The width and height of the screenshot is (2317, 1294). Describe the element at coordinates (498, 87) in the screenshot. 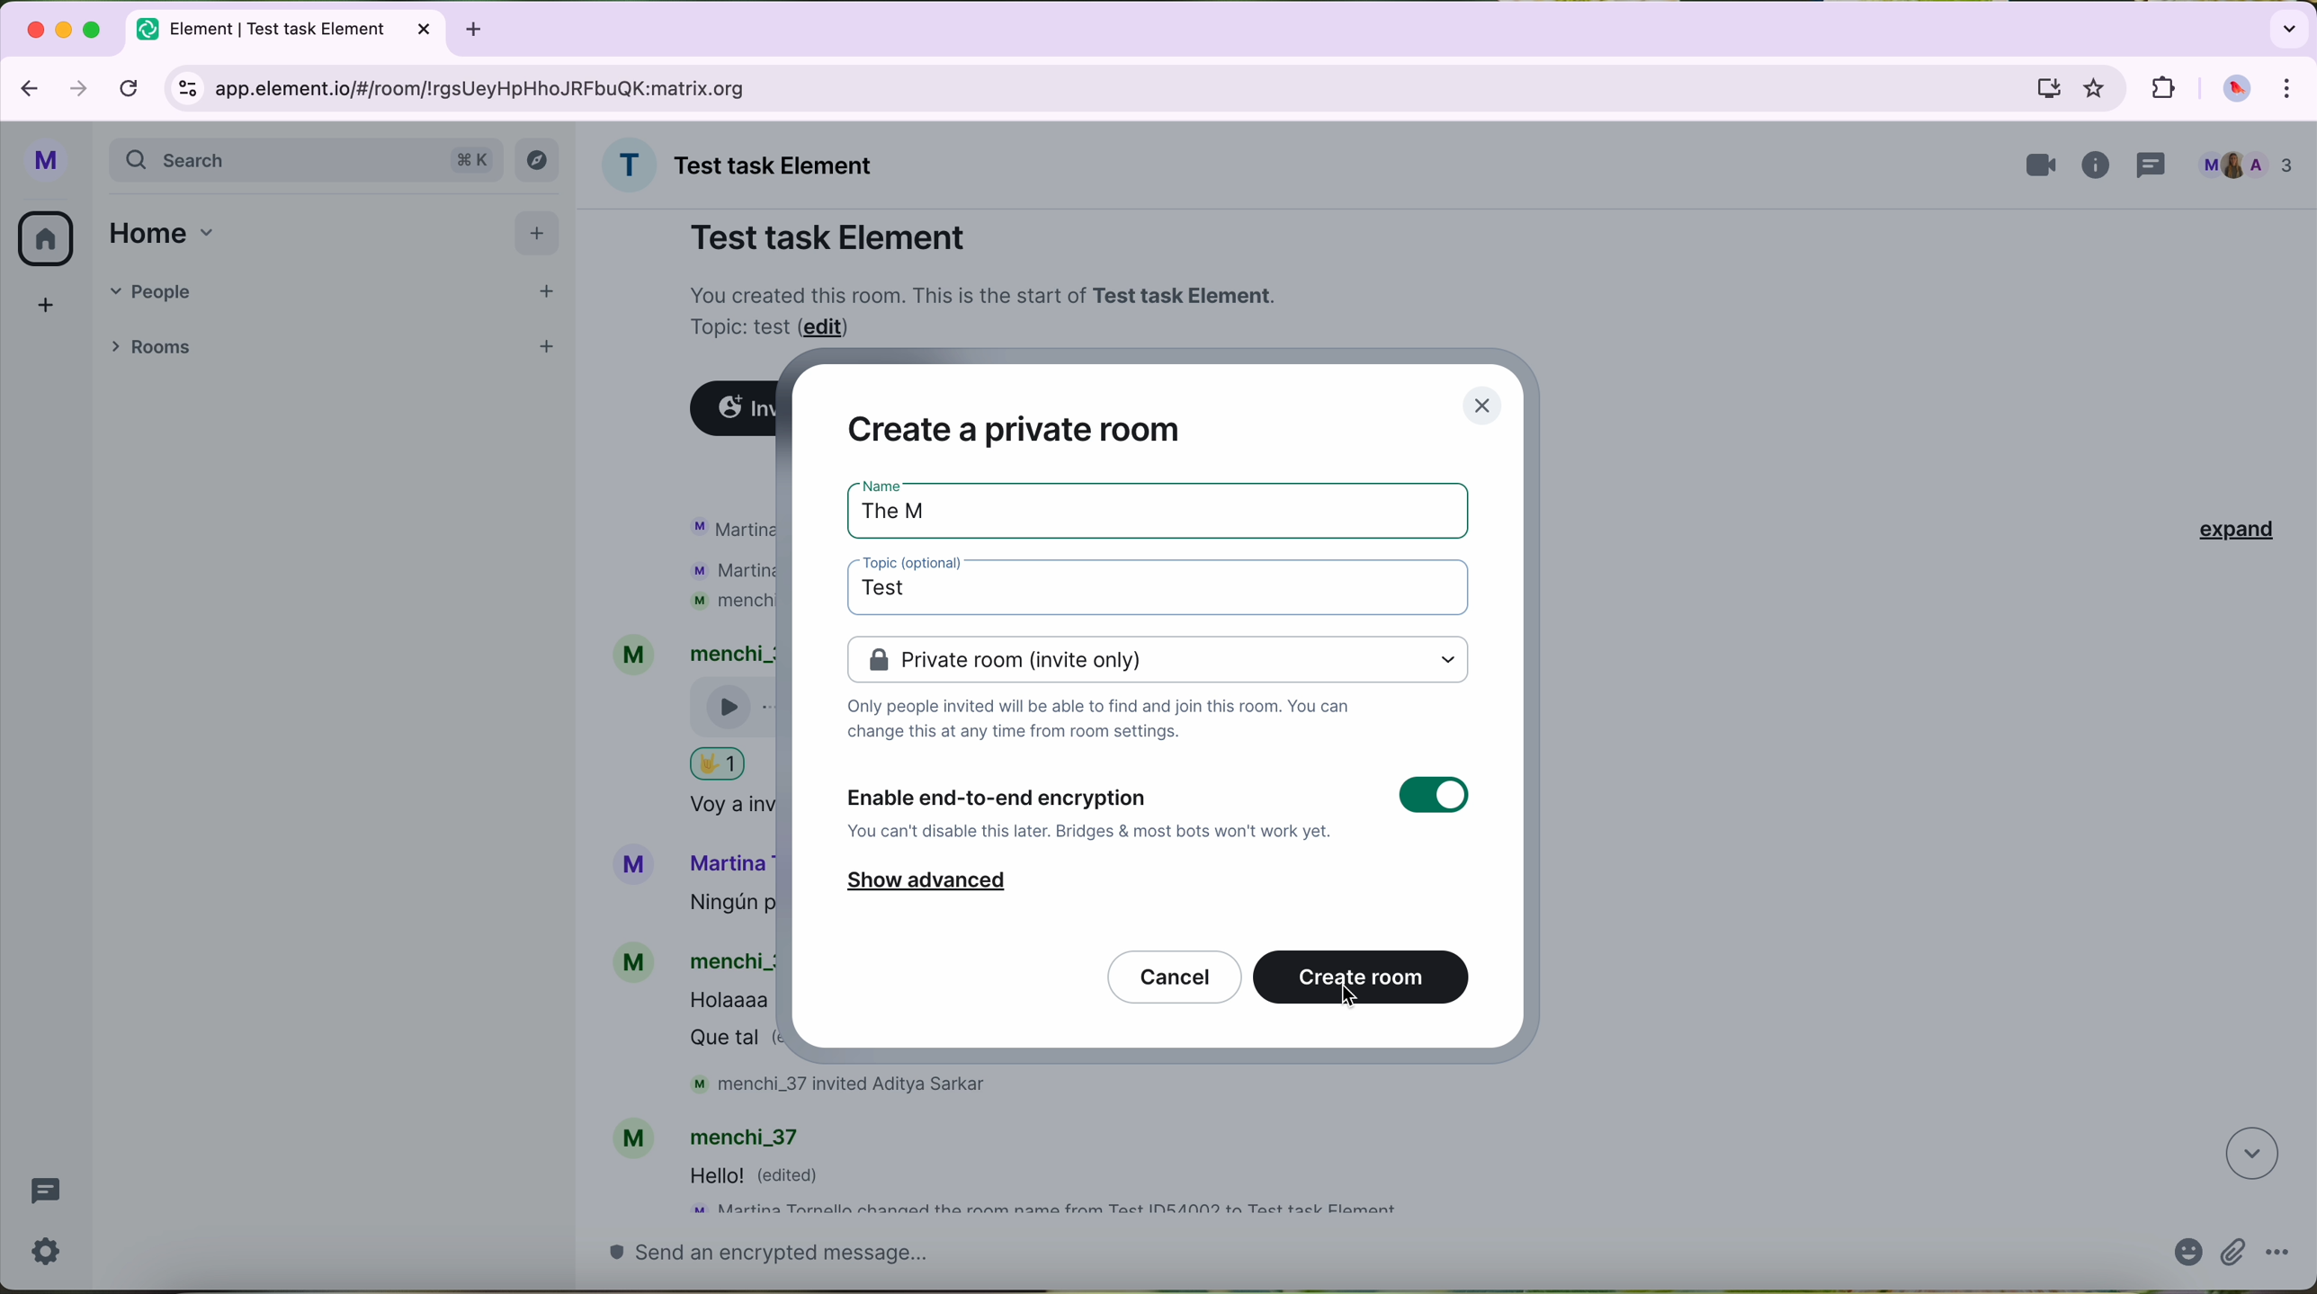

I see `URL` at that location.